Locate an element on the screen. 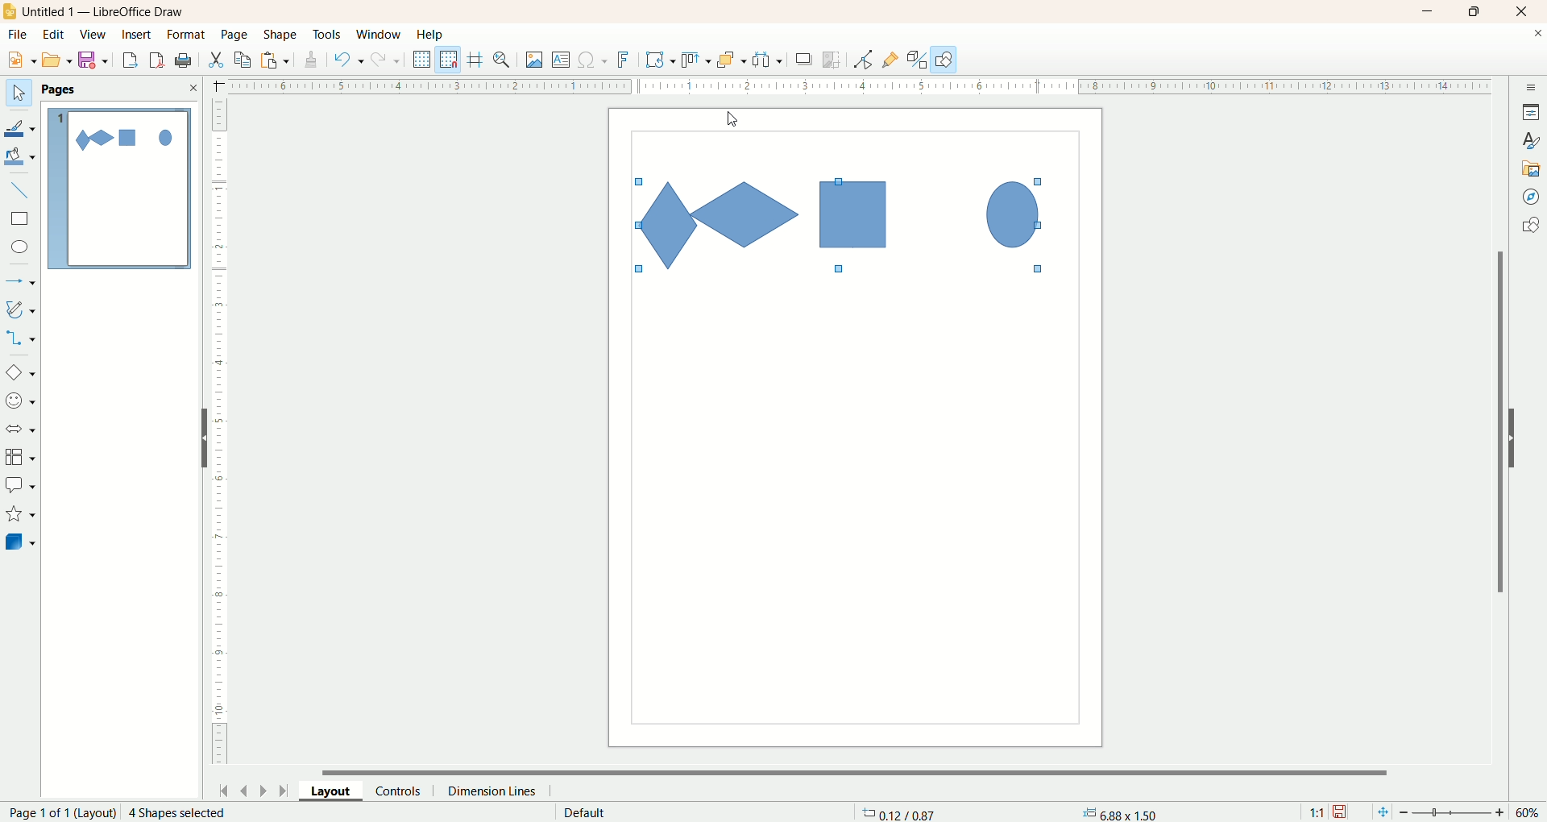 The height and width of the screenshot is (822, 1547). close is located at coordinates (1525, 12).